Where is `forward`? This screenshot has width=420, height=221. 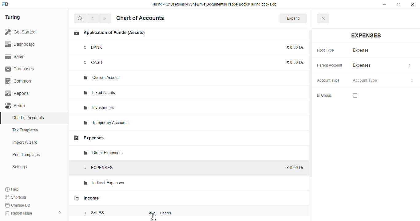 forward is located at coordinates (105, 18).